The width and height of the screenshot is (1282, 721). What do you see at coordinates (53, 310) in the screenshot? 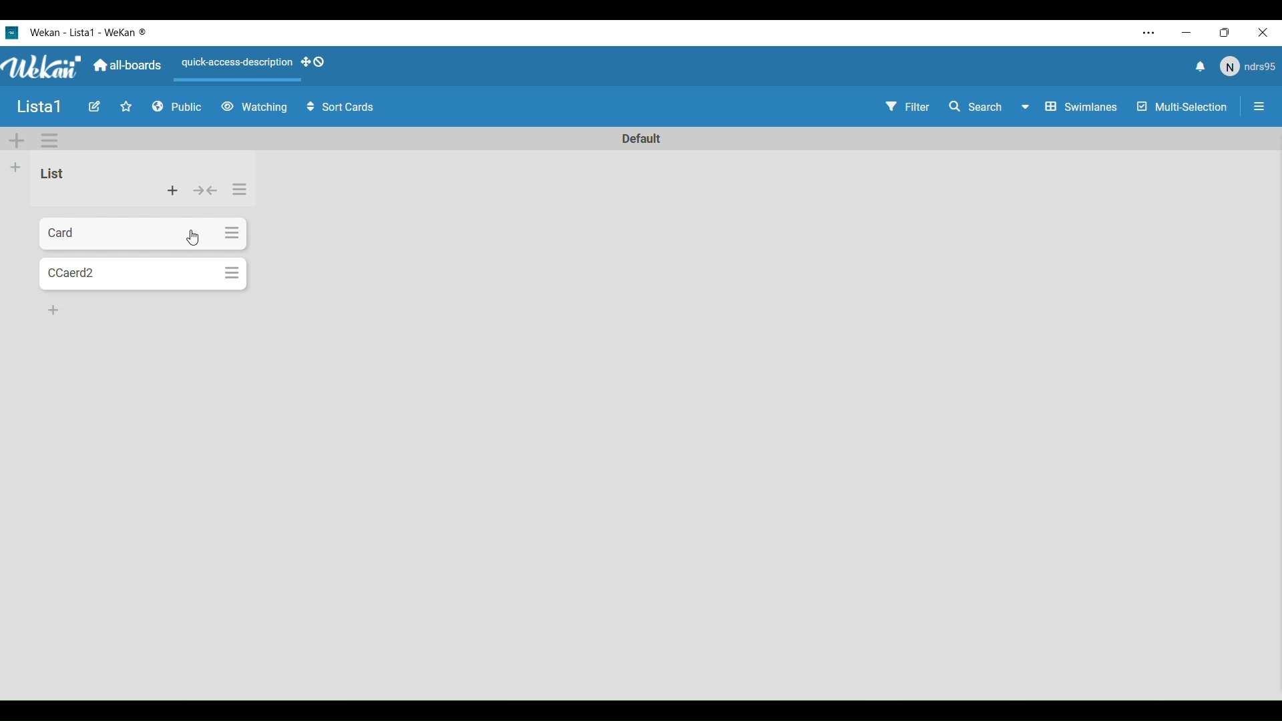
I see `Add` at bounding box center [53, 310].